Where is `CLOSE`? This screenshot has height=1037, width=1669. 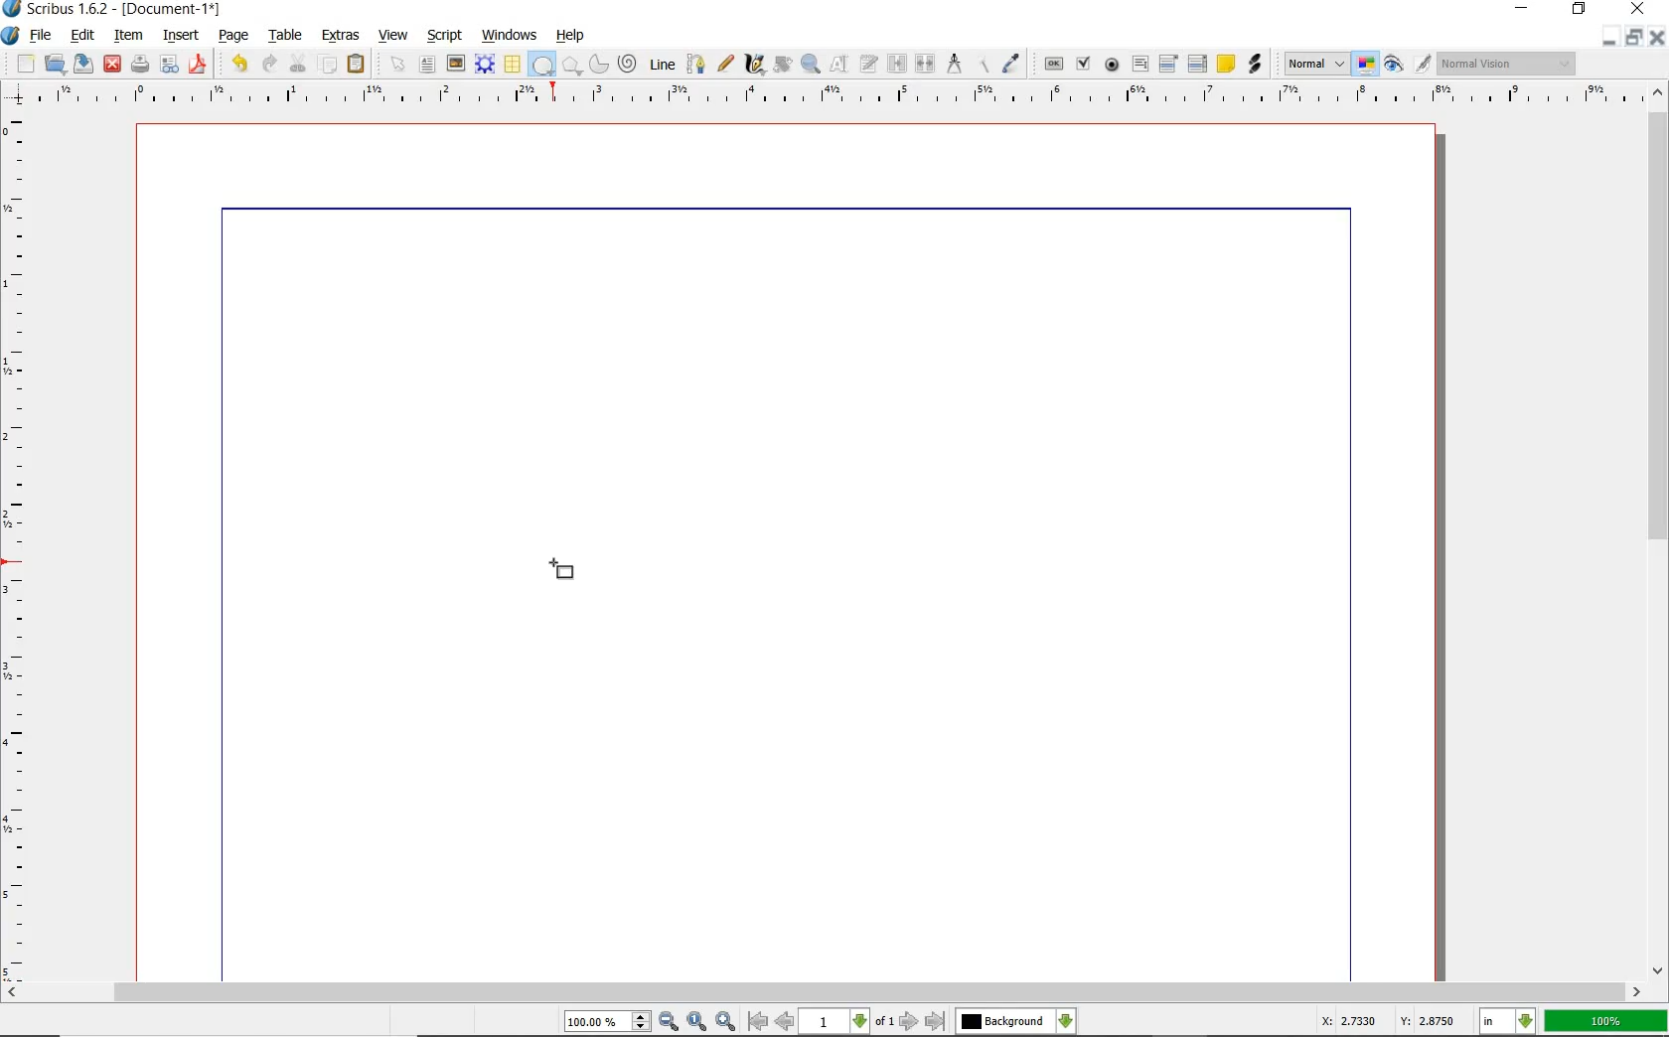 CLOSE is located at coordinates (112, 65).